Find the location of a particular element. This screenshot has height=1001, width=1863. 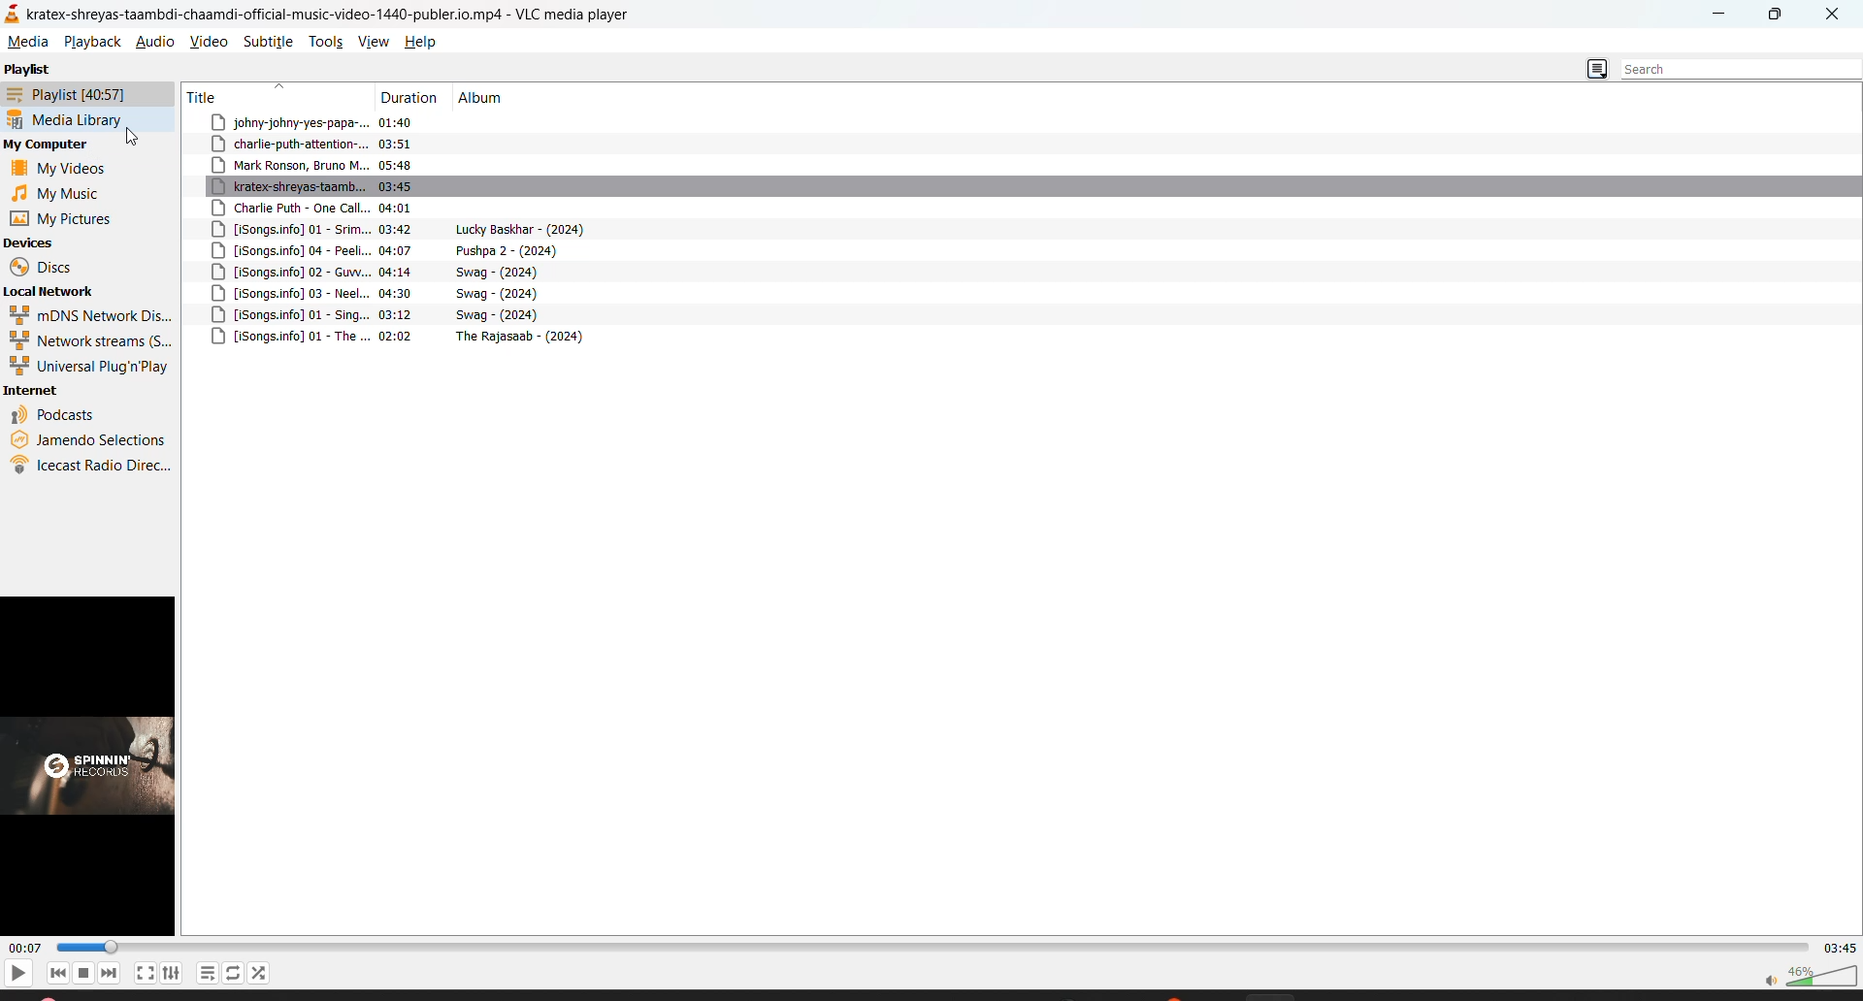

media is located at coordinates (26, 43).